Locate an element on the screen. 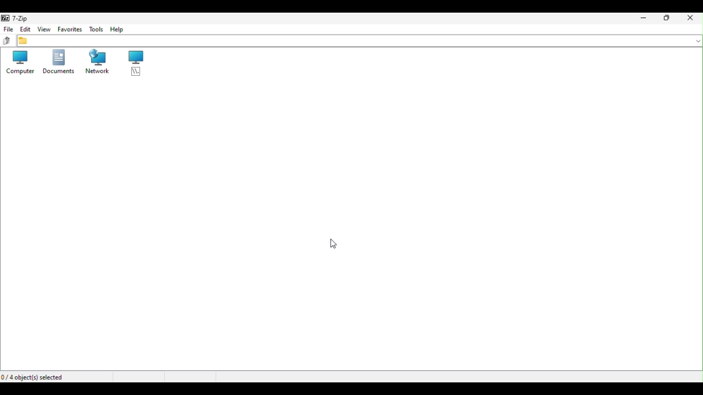  Computer is located at coordinates (18, 63).